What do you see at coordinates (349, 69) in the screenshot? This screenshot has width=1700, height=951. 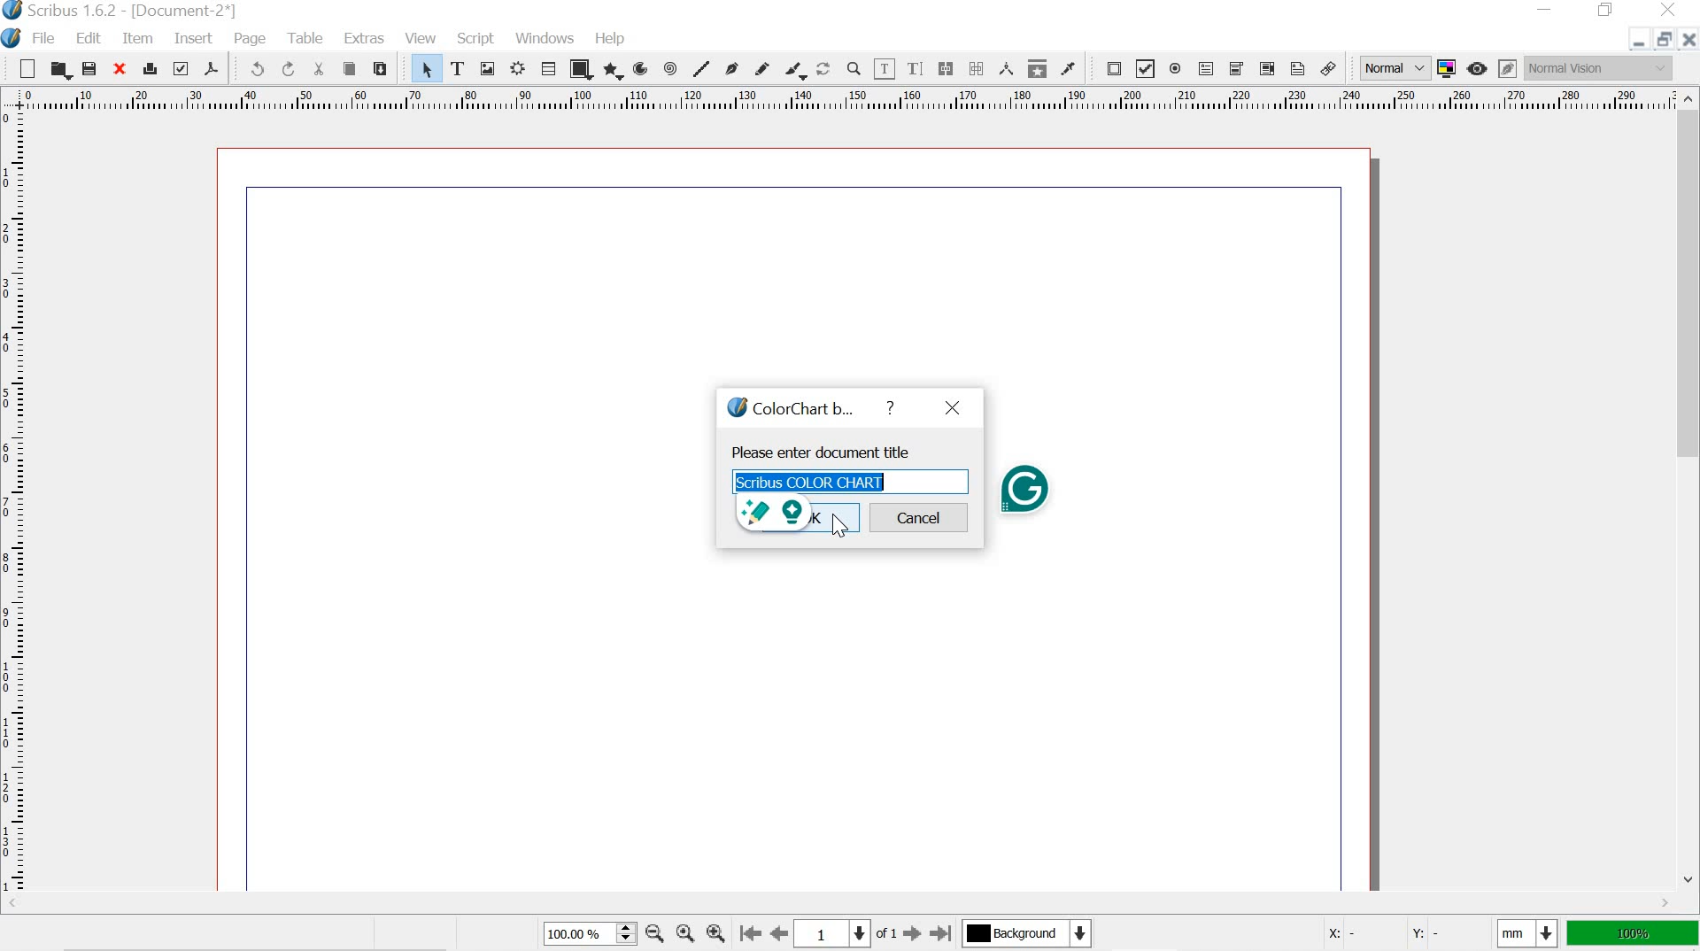 I see `copy` at bounding box center [349, 69].